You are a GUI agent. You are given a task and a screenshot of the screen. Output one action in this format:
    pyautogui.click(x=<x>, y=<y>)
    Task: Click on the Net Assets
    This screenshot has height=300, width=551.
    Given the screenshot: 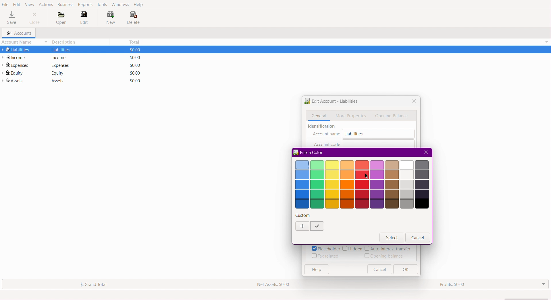 What is the action you would take?
    pyautogui.click(x=274, y=283)
    